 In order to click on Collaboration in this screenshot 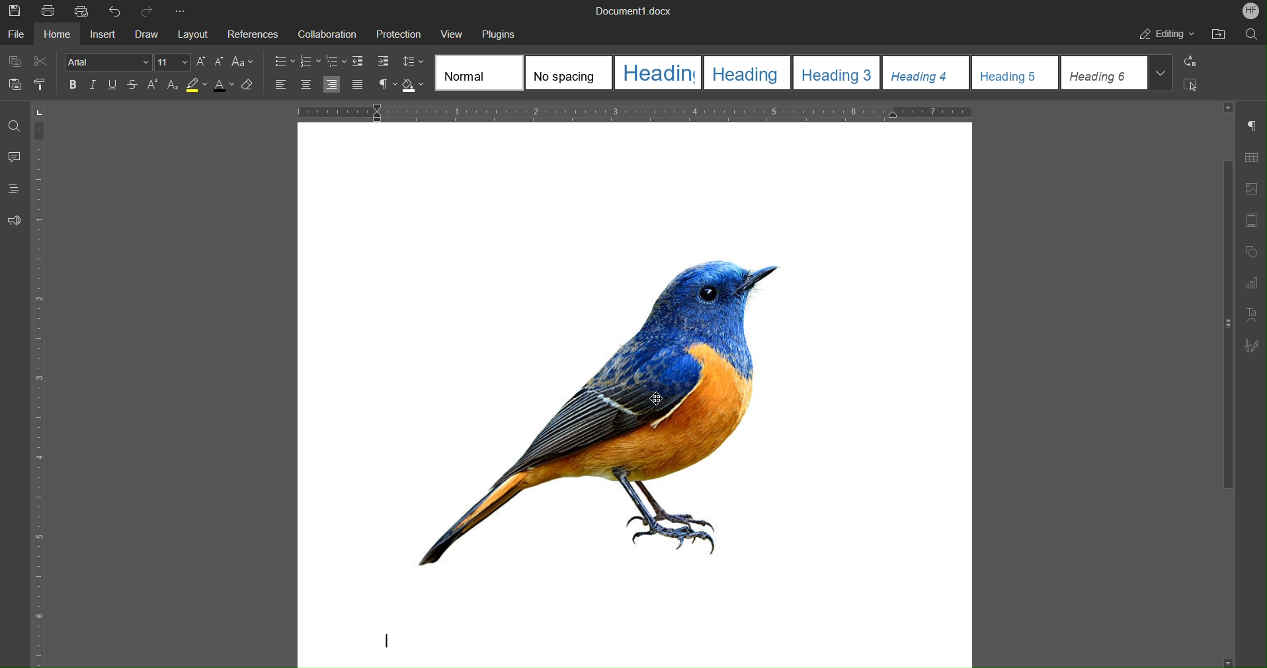, I will do `click(325, 32)`.